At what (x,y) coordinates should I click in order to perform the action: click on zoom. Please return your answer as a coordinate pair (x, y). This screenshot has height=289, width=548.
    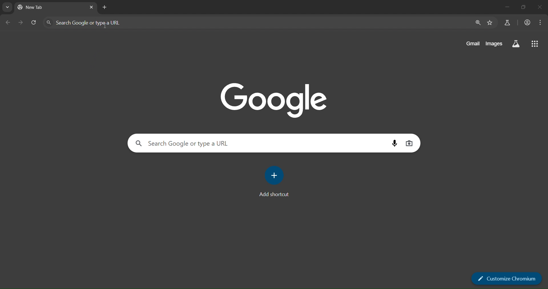
    Looking at the image, I should click on (477, 22).